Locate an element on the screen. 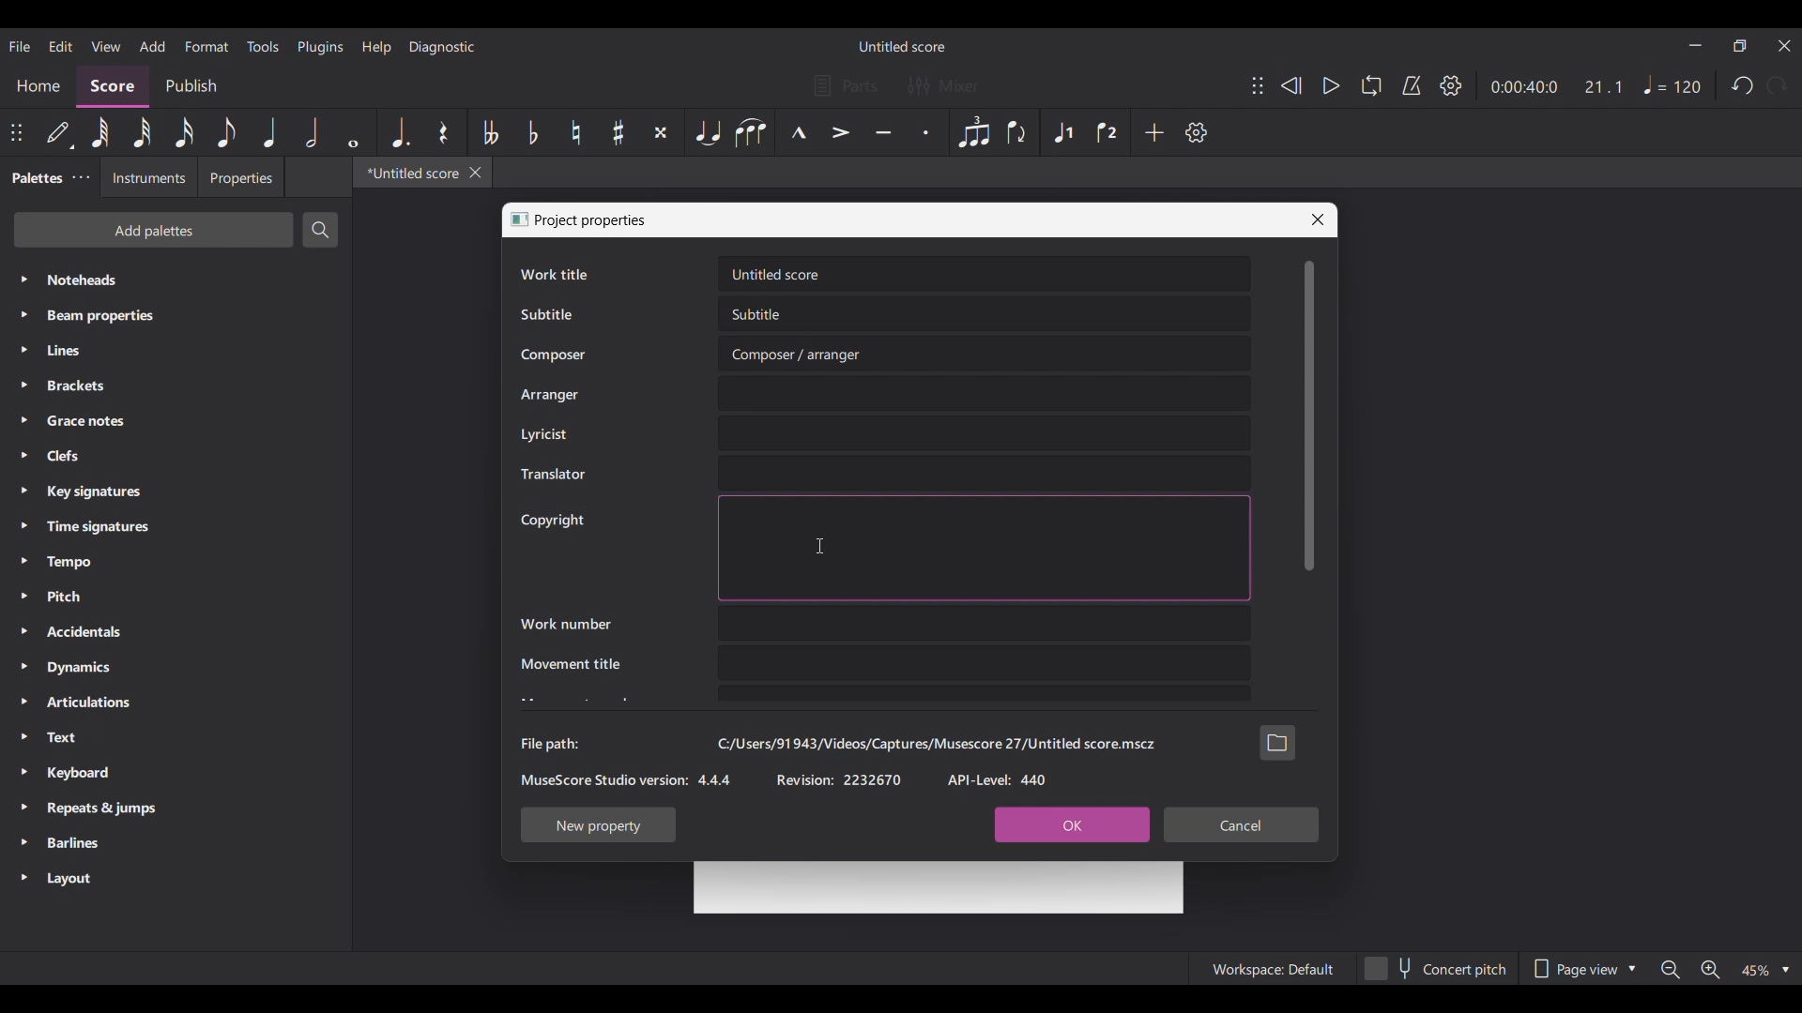 This screenshot has width=1802, height=1013. Browse is located at coordinates (1277, 742).